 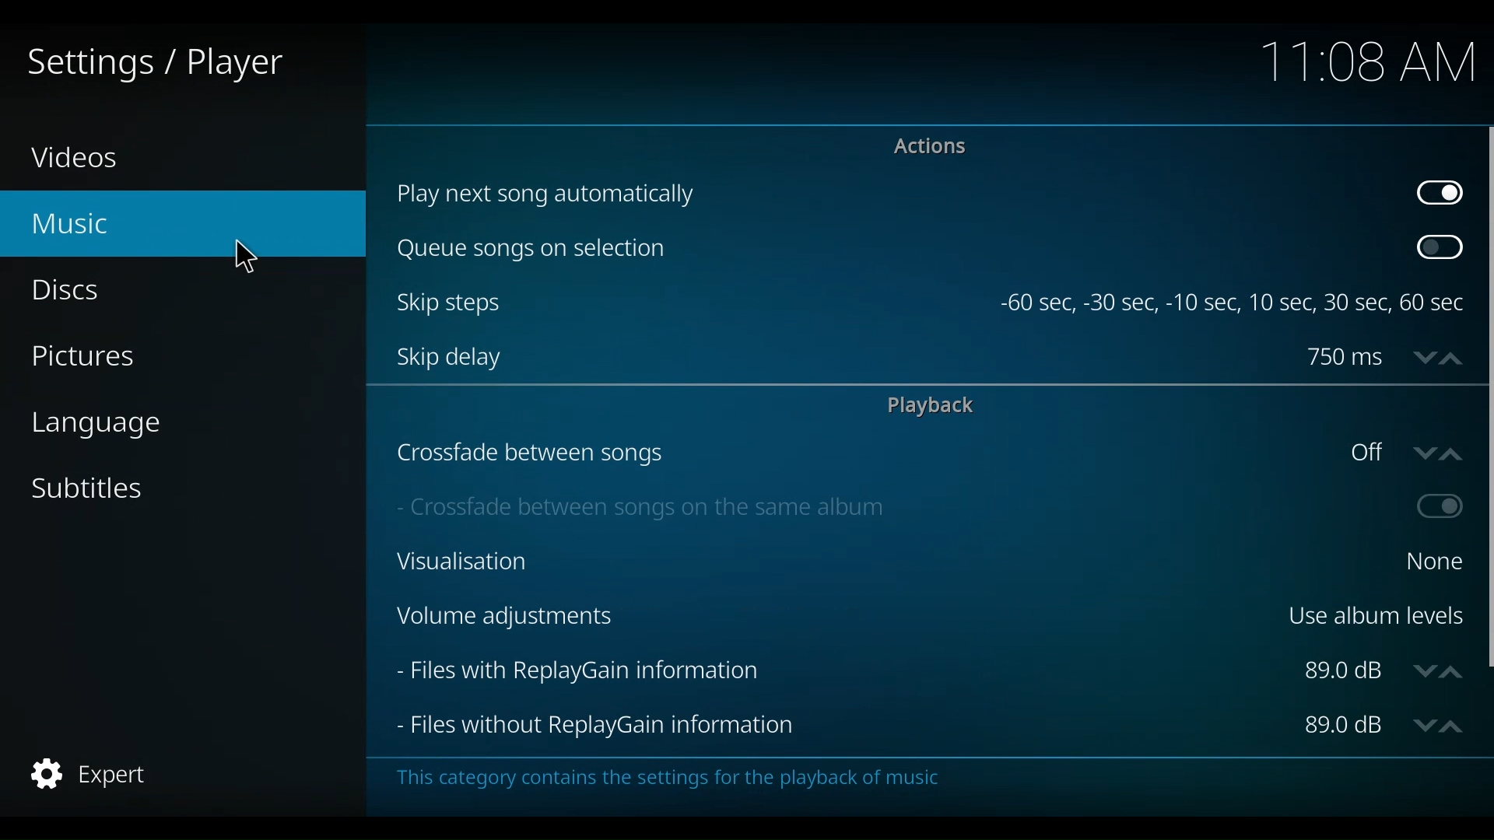 What do you see at coordinates (897, 250) in the screenshot?
I see `Queue songs on selection` at bounding box center [897, 250].